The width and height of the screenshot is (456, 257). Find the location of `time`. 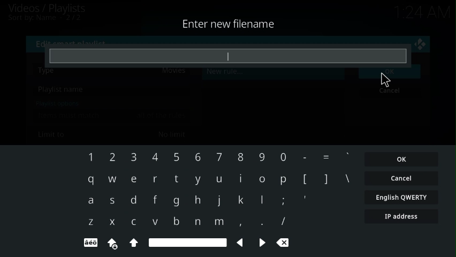

time is located at coordinates (424, 11).